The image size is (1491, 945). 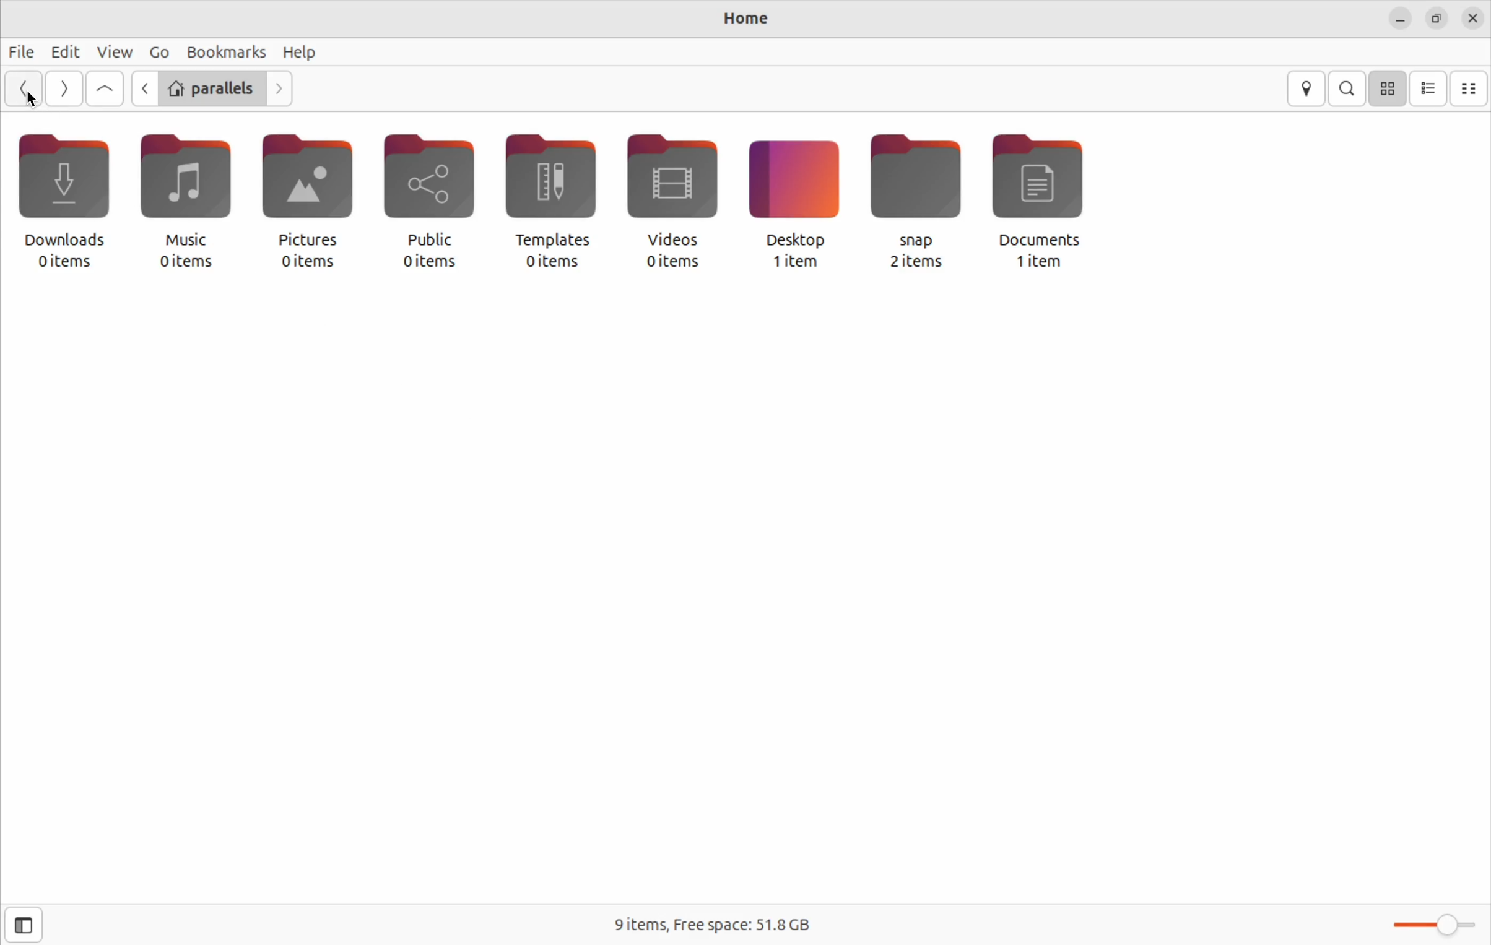 I want to click on Go back ward, so click(x=24, y=88).